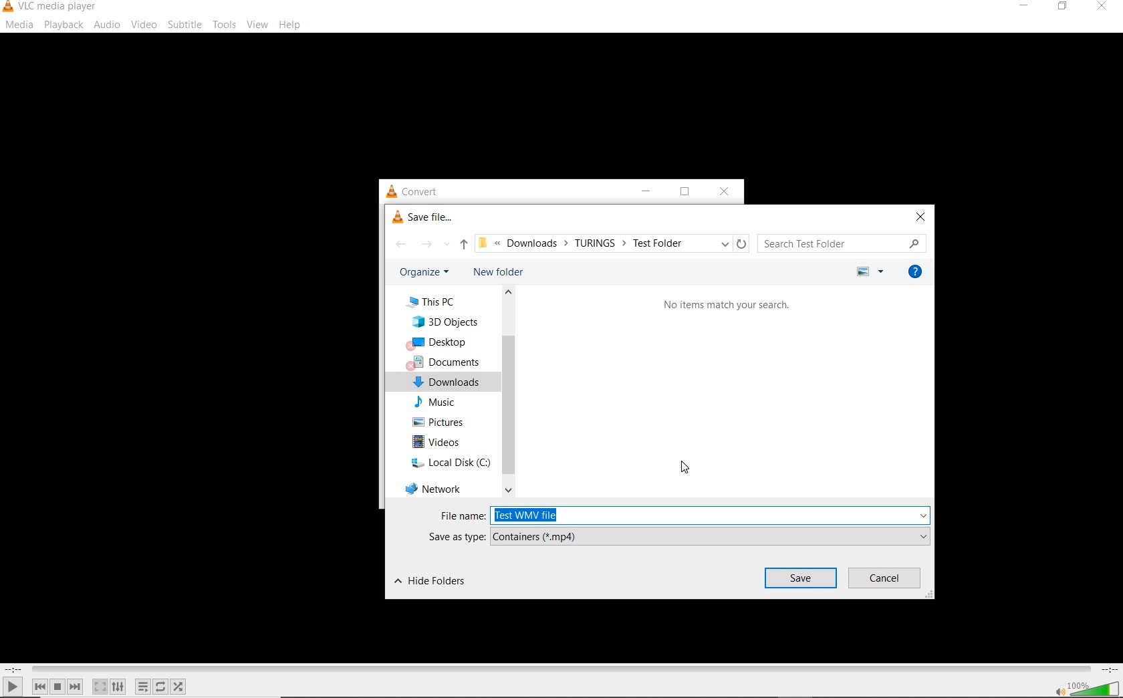 Image resolution: width=1123 pixels, height=698 pixels. Describe the element at coordinates (422, 217) in the screenshot. I see `save file` at that location.